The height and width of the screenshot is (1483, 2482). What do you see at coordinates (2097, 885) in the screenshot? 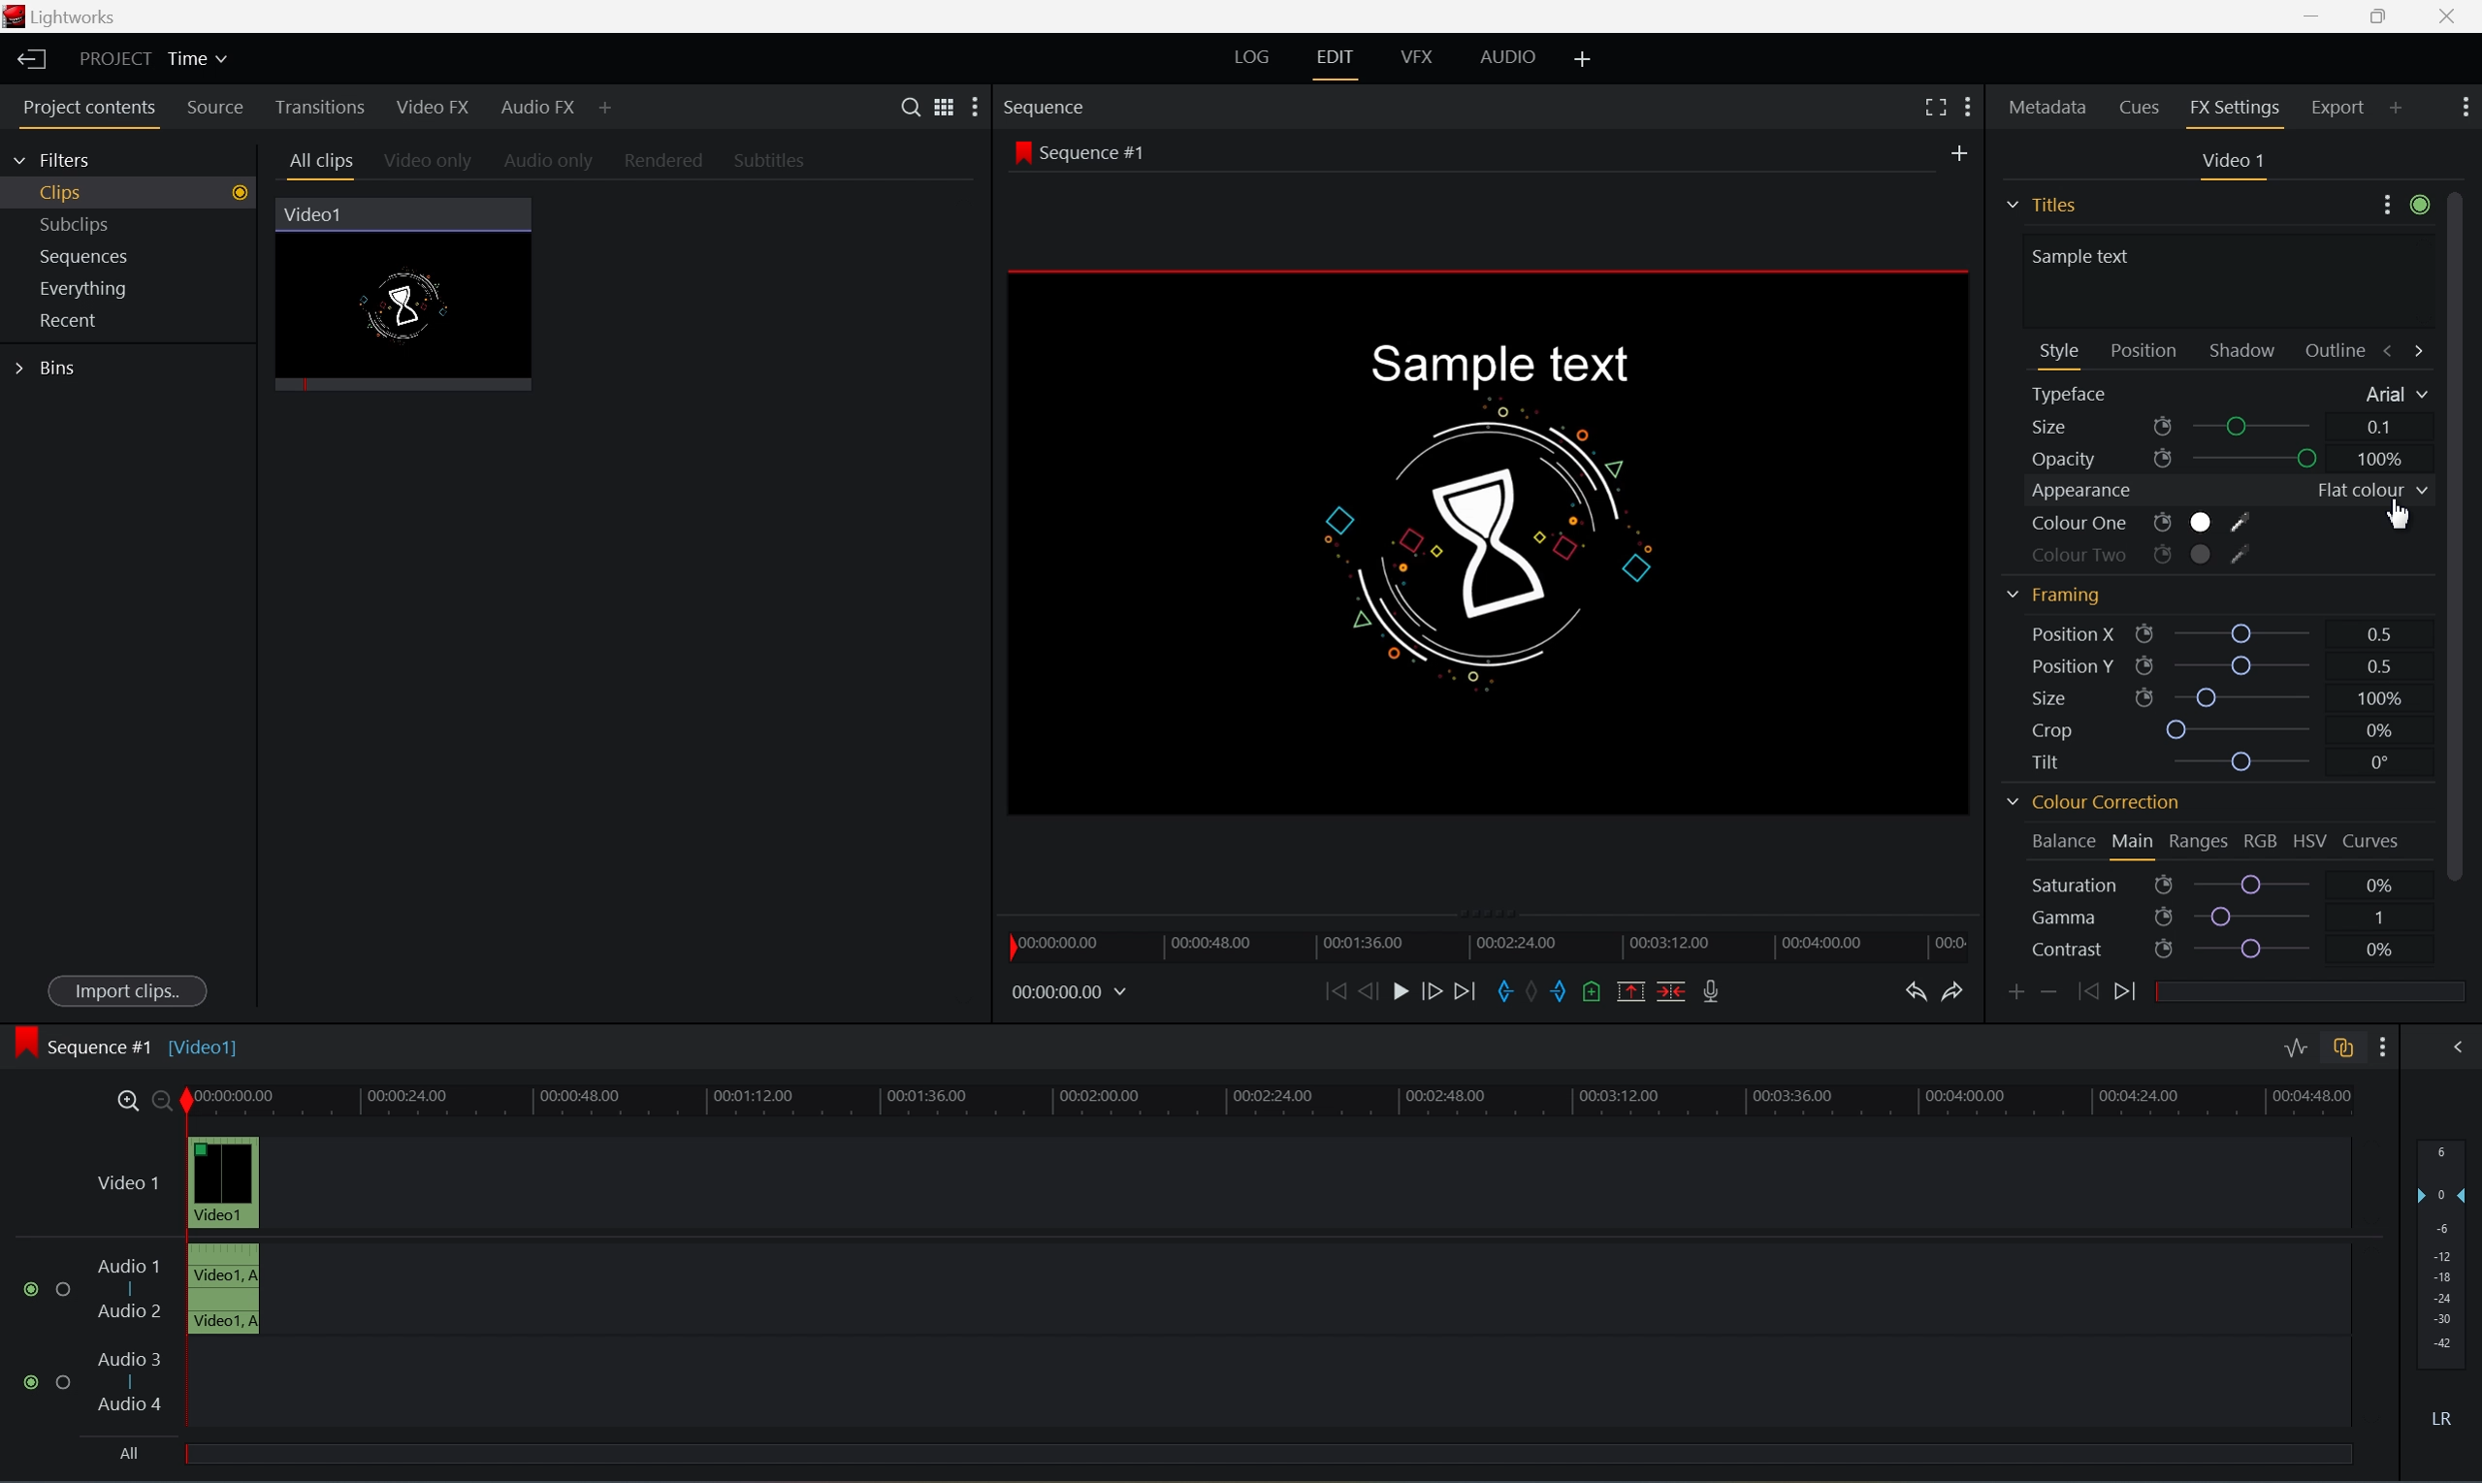
I see `saturation` at bounding box center [2097, 885].